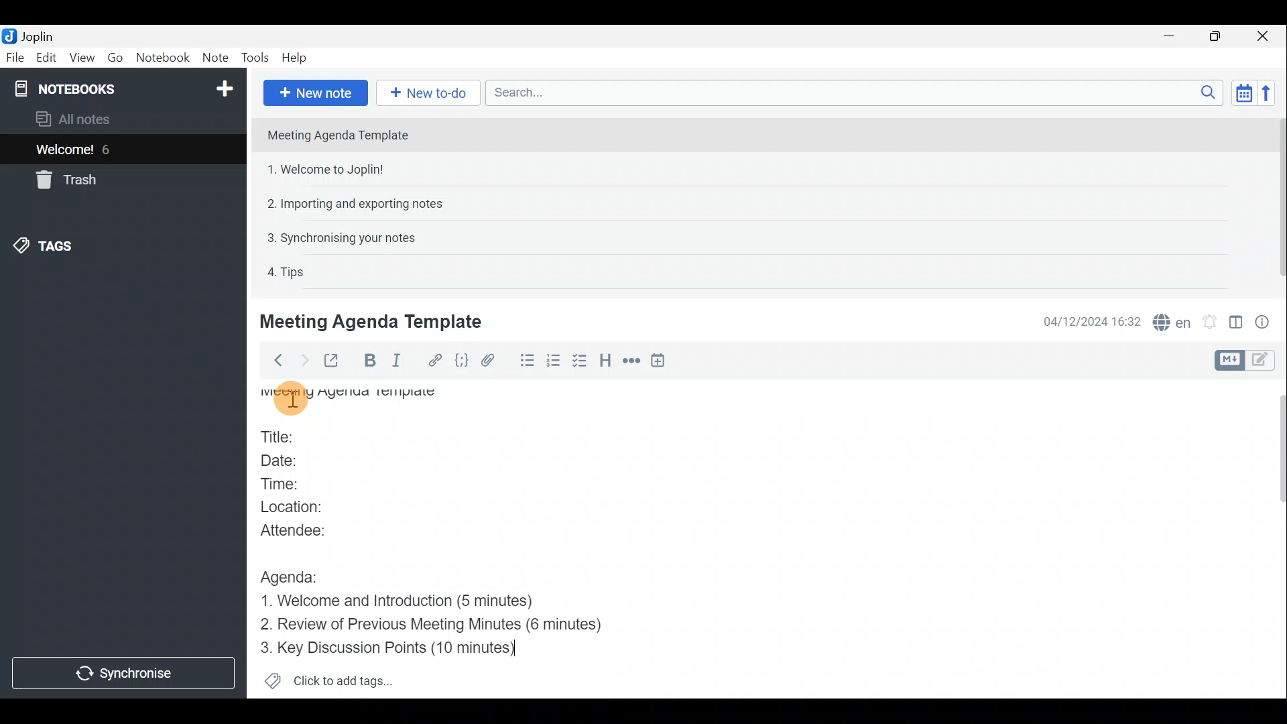 The image size is (1287, 724). Describe the element at coordinates (330, 169) in the screenshot. I see `1. Welcome to Joplin!` at that location.